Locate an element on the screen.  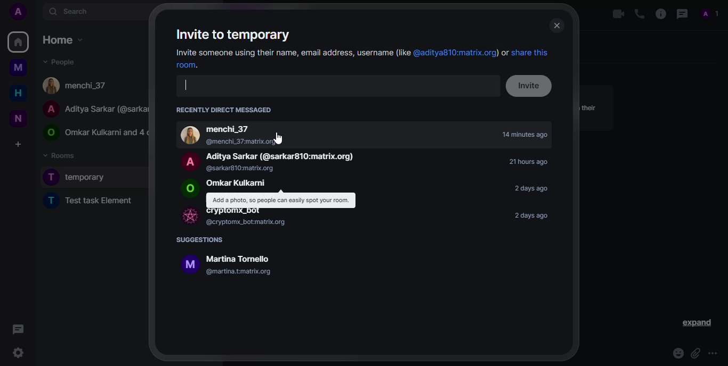
video call is located at coordinates (613, 14).